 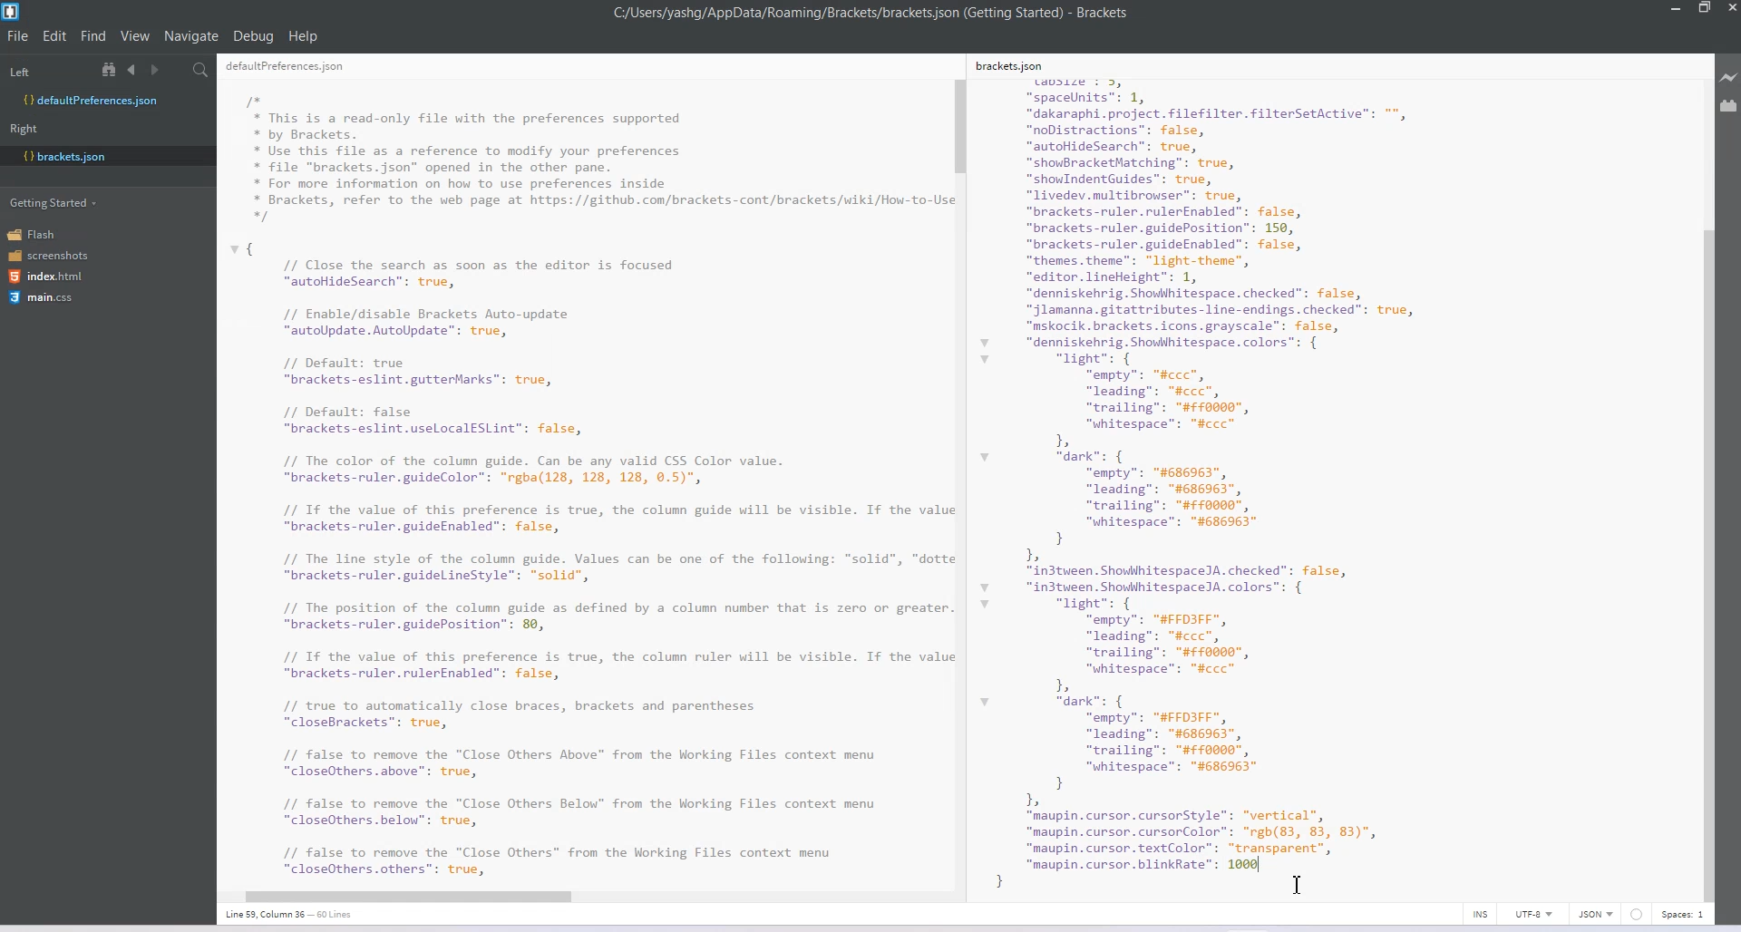 I want to click on File, so click(x=18, y=35).